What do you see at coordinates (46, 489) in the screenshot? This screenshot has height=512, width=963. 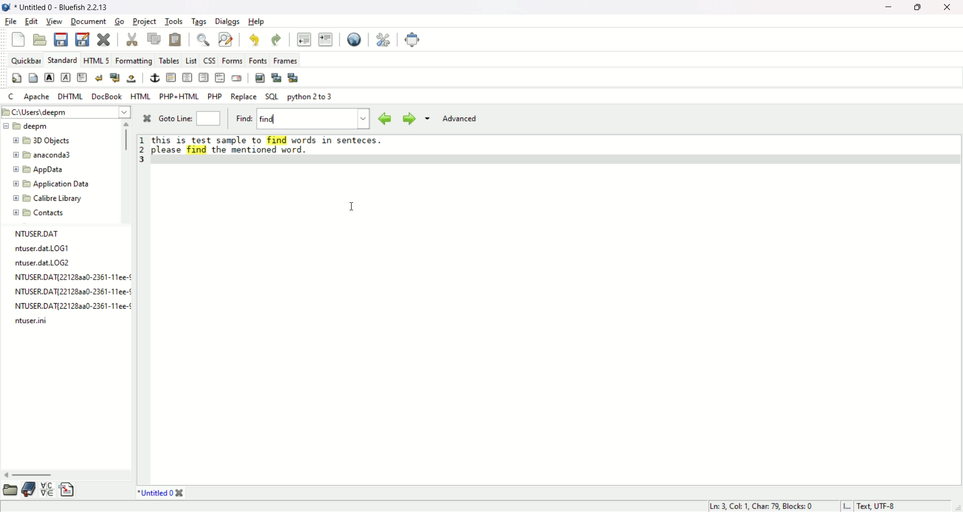 I see `insert character` at bounding box center [46, 489].